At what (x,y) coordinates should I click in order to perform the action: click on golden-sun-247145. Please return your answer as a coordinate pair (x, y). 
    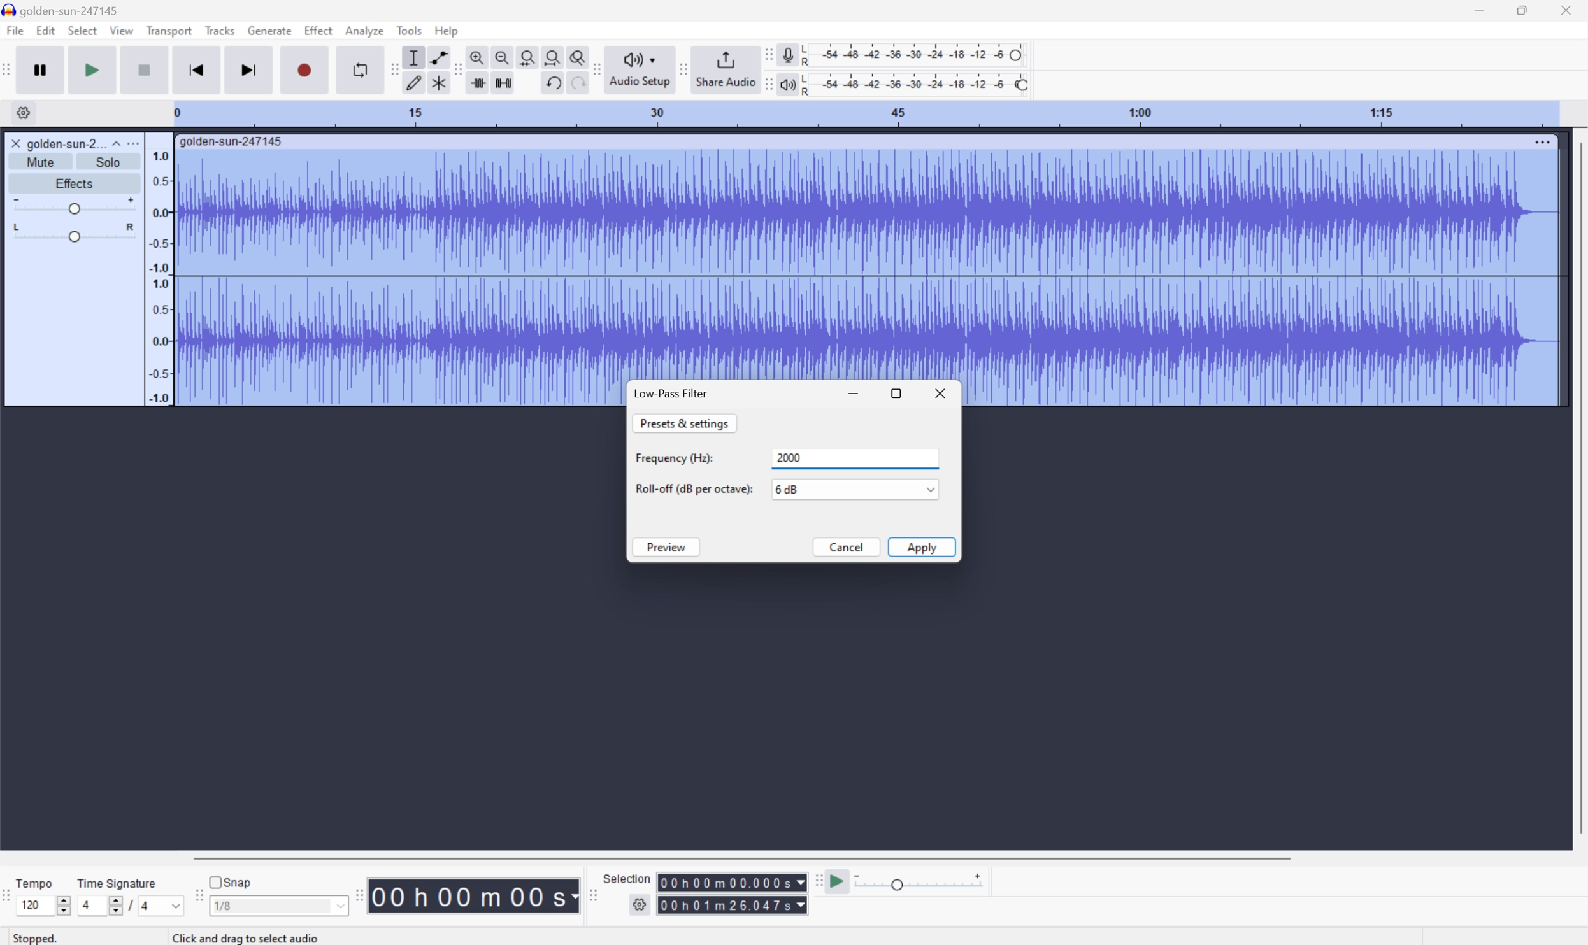
    Looking at the image, I should click on (232, 142).